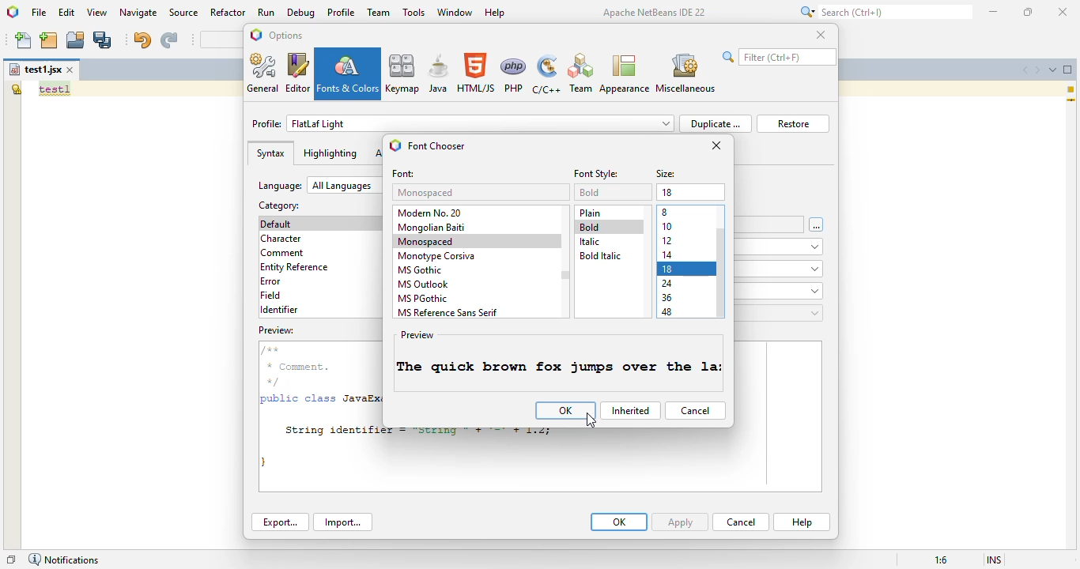 The height and width of the screenshot is (569, 1080). I want to click on logo, so click(256, 34).